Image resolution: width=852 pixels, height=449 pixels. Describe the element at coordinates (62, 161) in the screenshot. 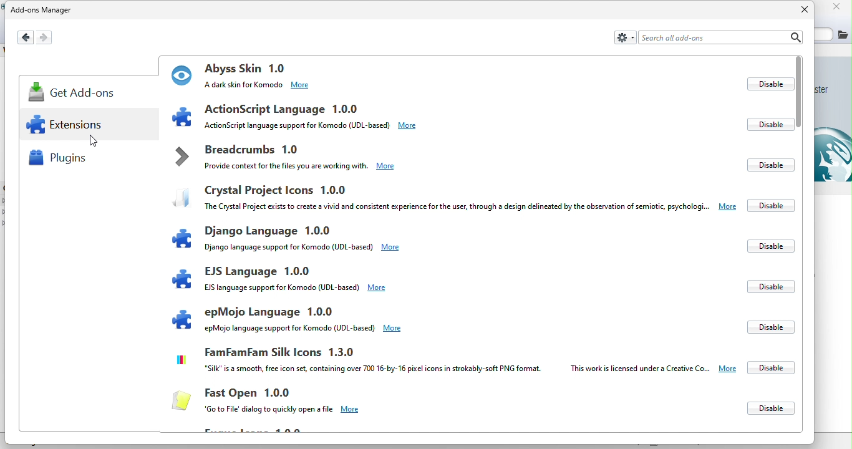

I see `plugins` at that location.